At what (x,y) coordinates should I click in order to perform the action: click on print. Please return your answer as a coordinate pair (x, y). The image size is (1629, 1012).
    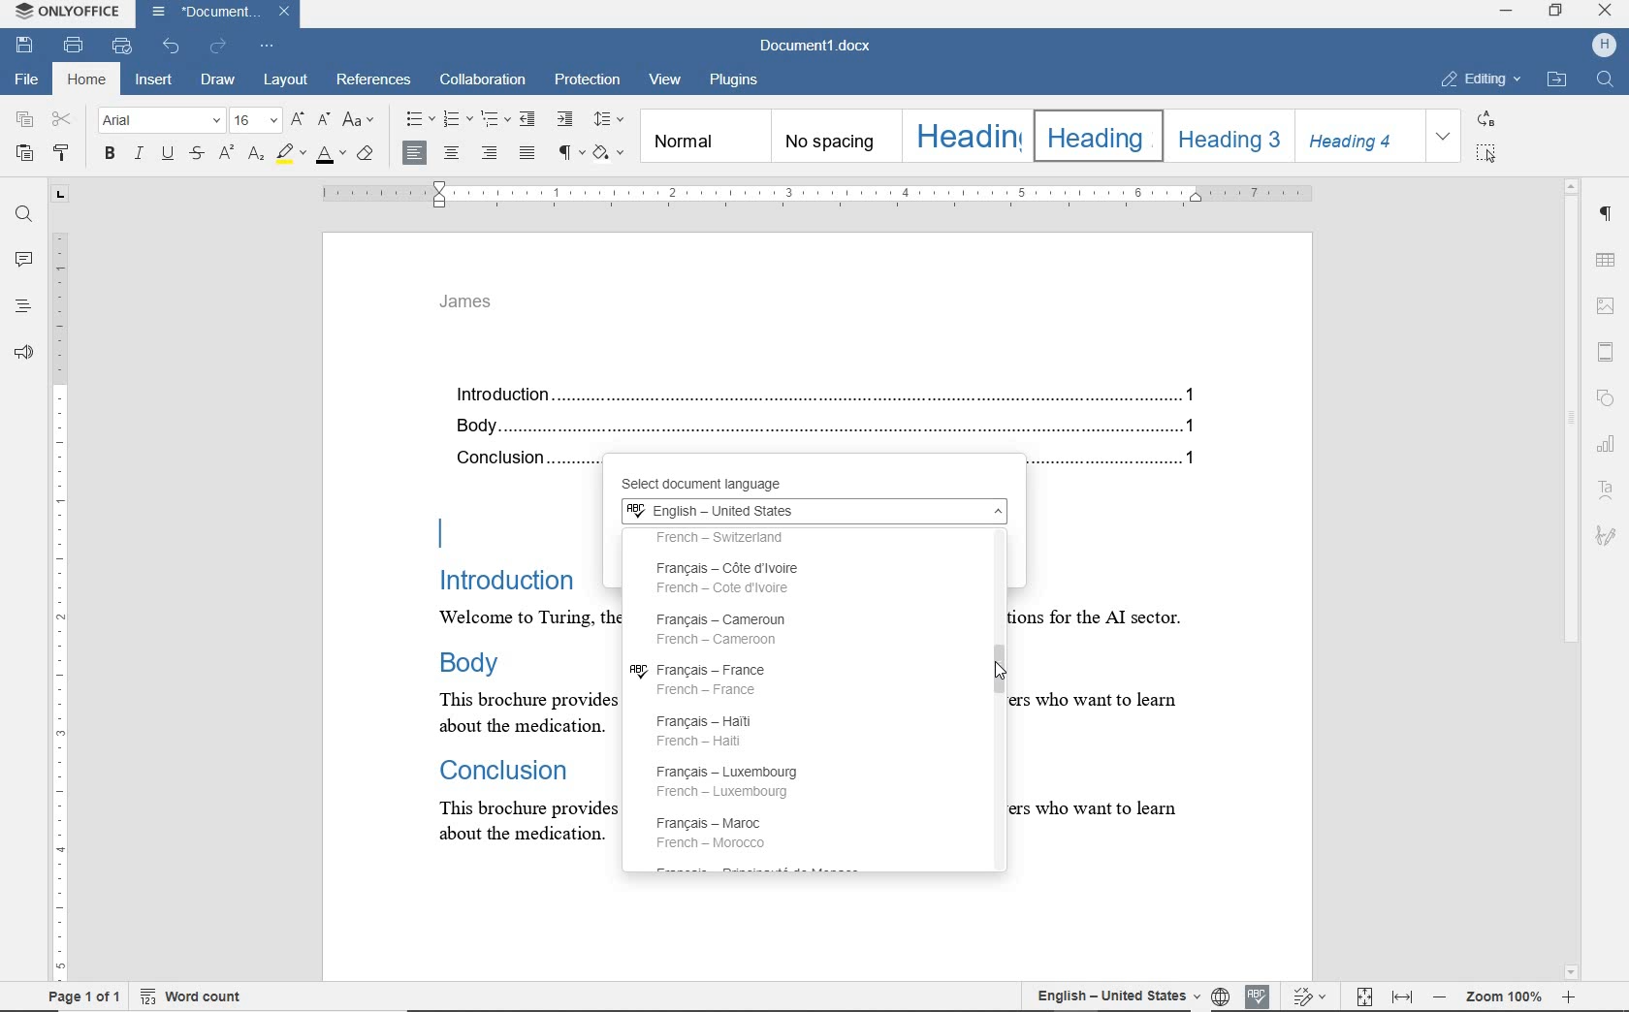
    Looking at the image, I should click on (76, 45).